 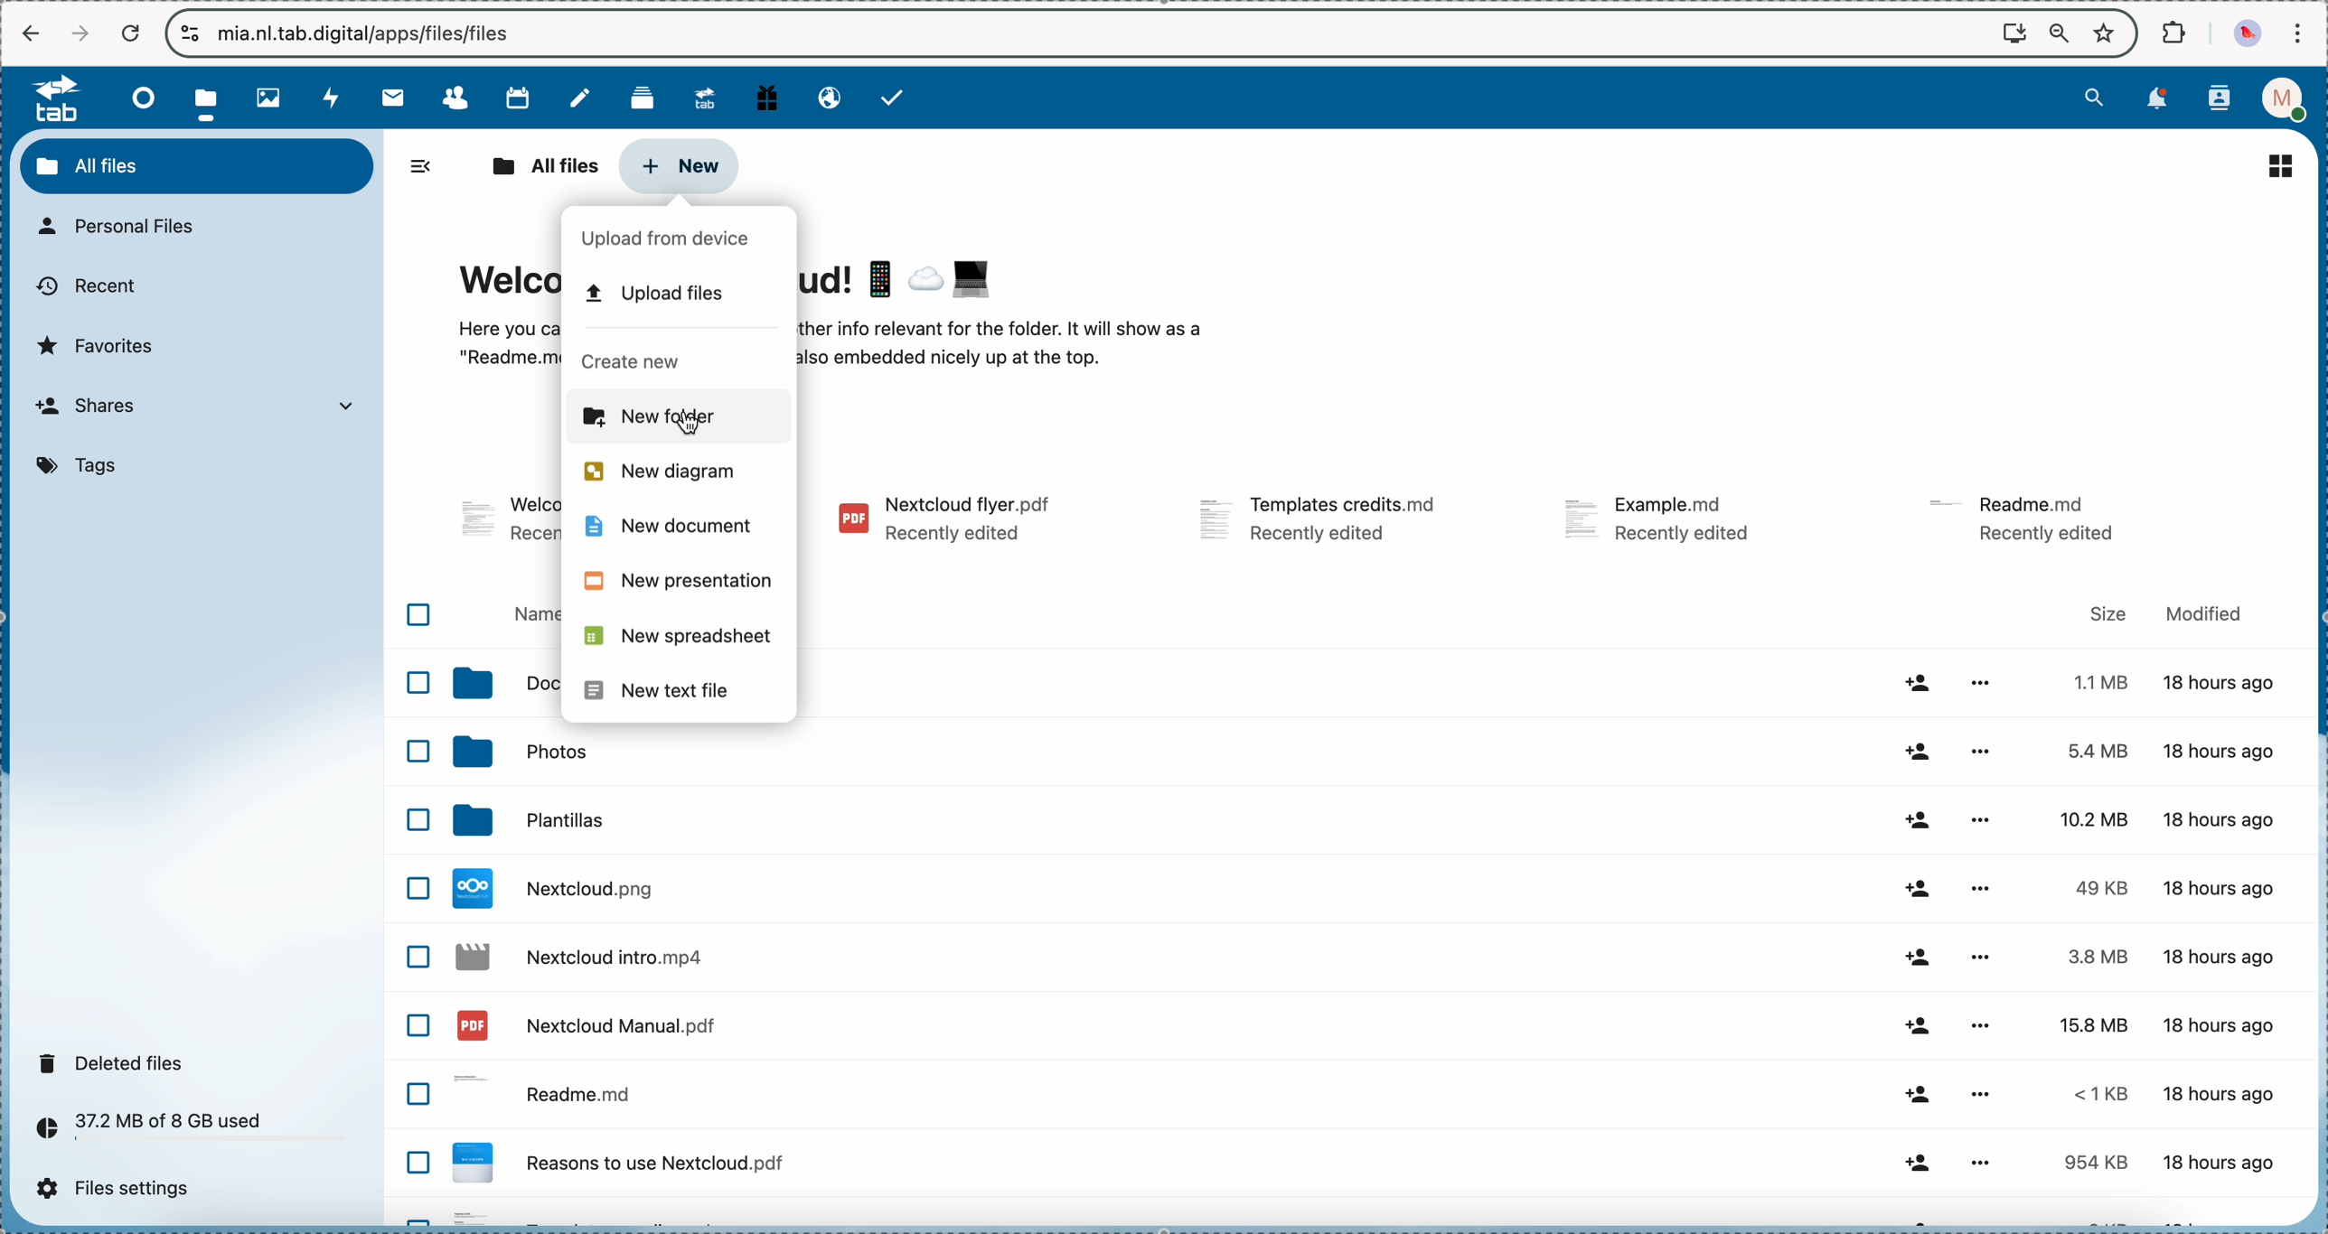 I want to click on size, so click(x=2107, y=613).